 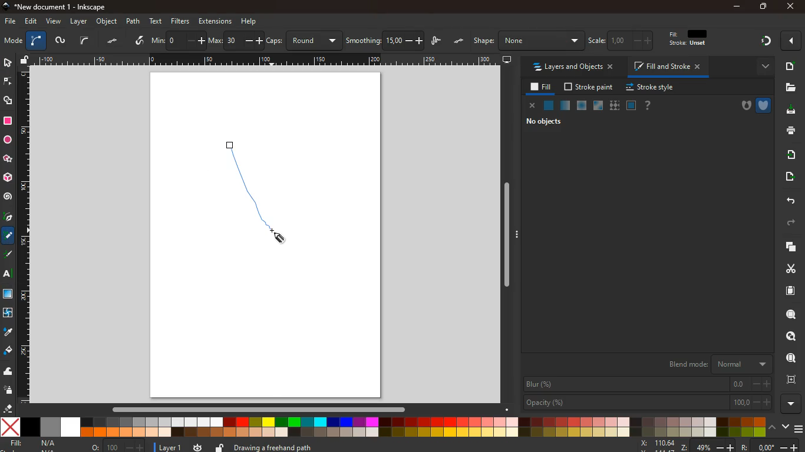 What do you see at coordinates (786, 426) in the screenshot?
I see `down` at bounding box center [786, 426].